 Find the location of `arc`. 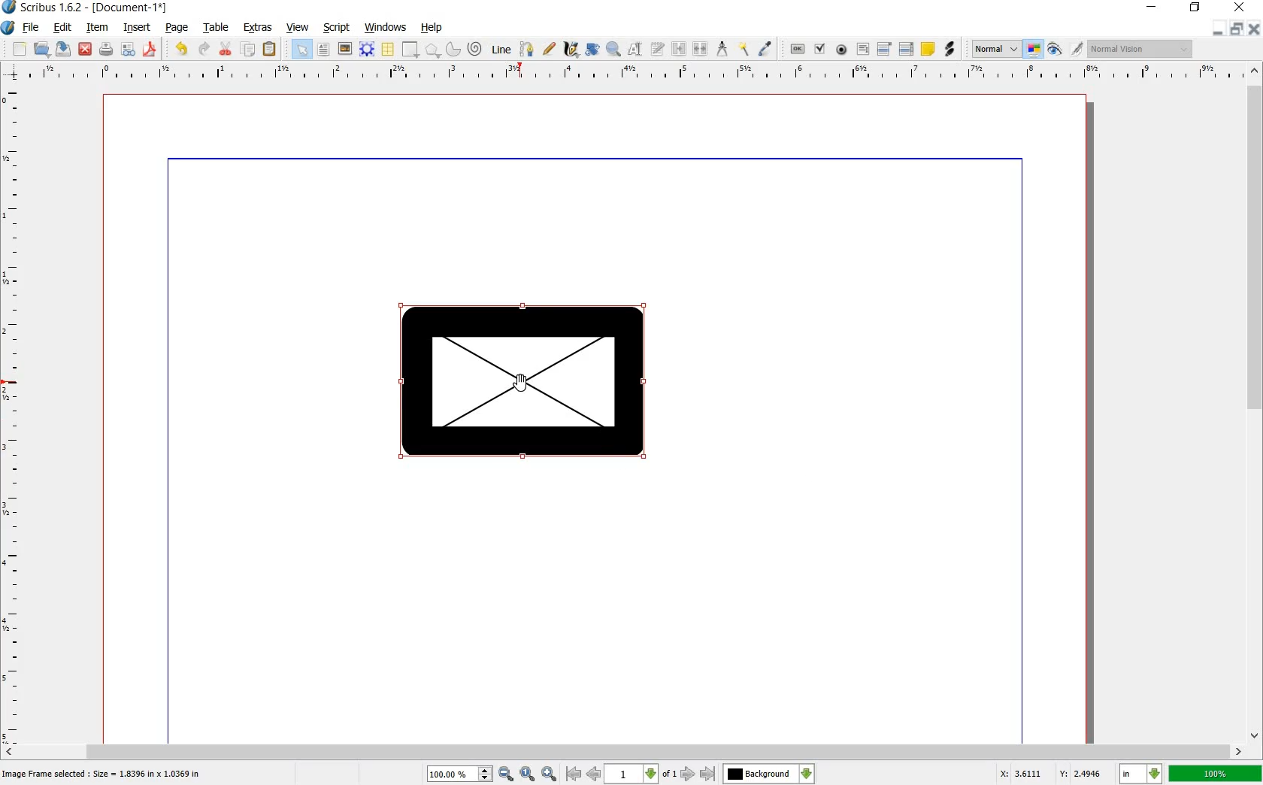

arc is located at coordinates (451, 50).